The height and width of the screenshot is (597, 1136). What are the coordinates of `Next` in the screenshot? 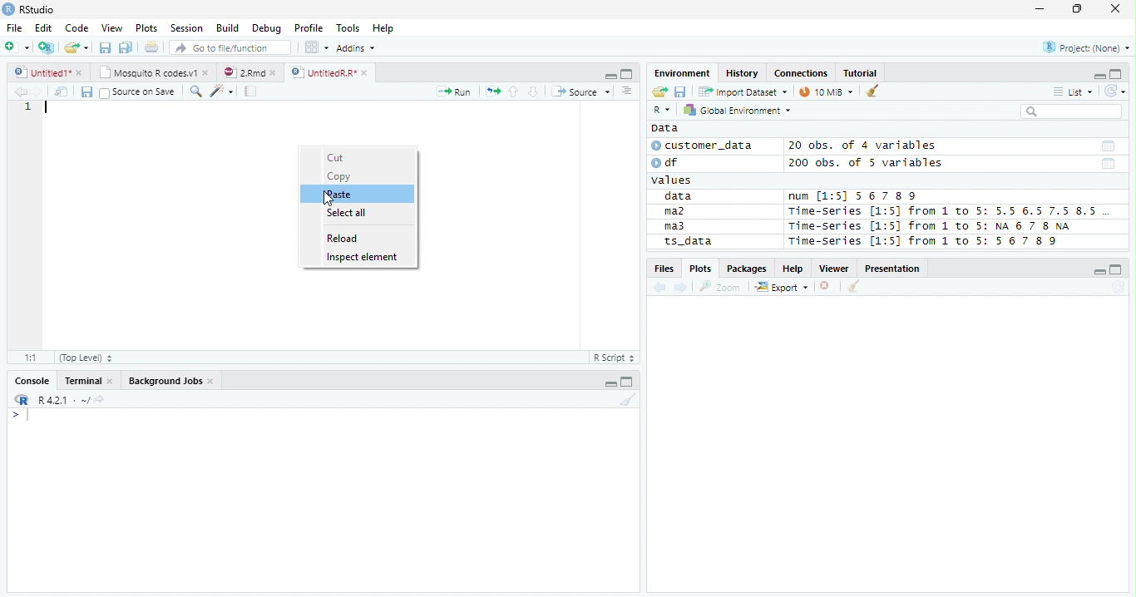 It's located at (37, 92).